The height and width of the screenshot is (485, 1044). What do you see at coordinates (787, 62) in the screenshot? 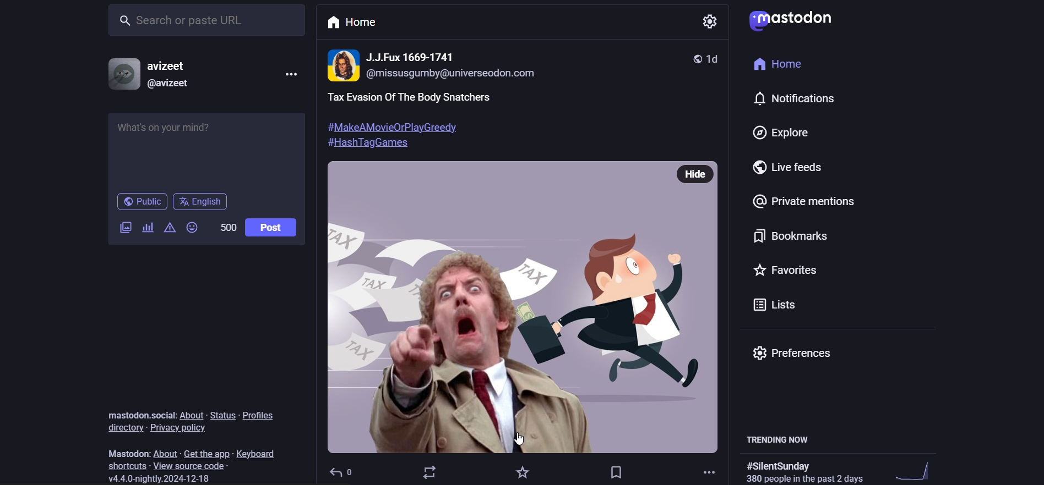
I see `home` at bounding box center [787, 62].